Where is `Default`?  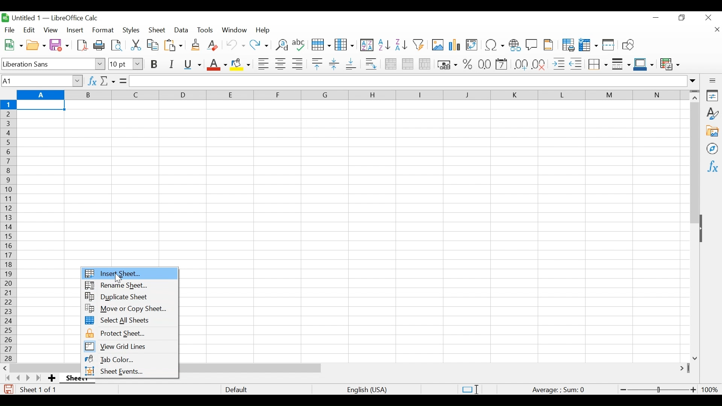
Default is located at coordinates (236, 389).